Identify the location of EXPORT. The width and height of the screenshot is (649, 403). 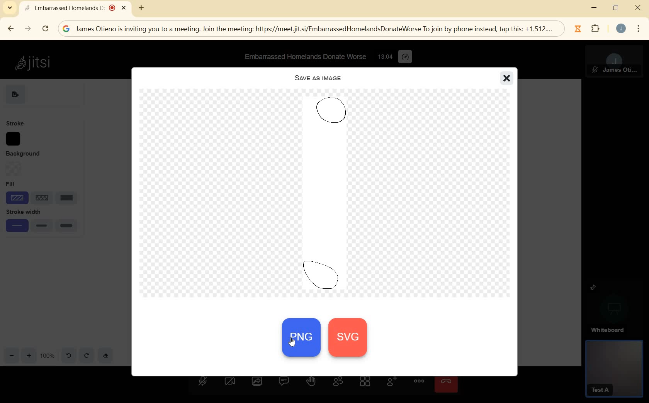
(16, 94).